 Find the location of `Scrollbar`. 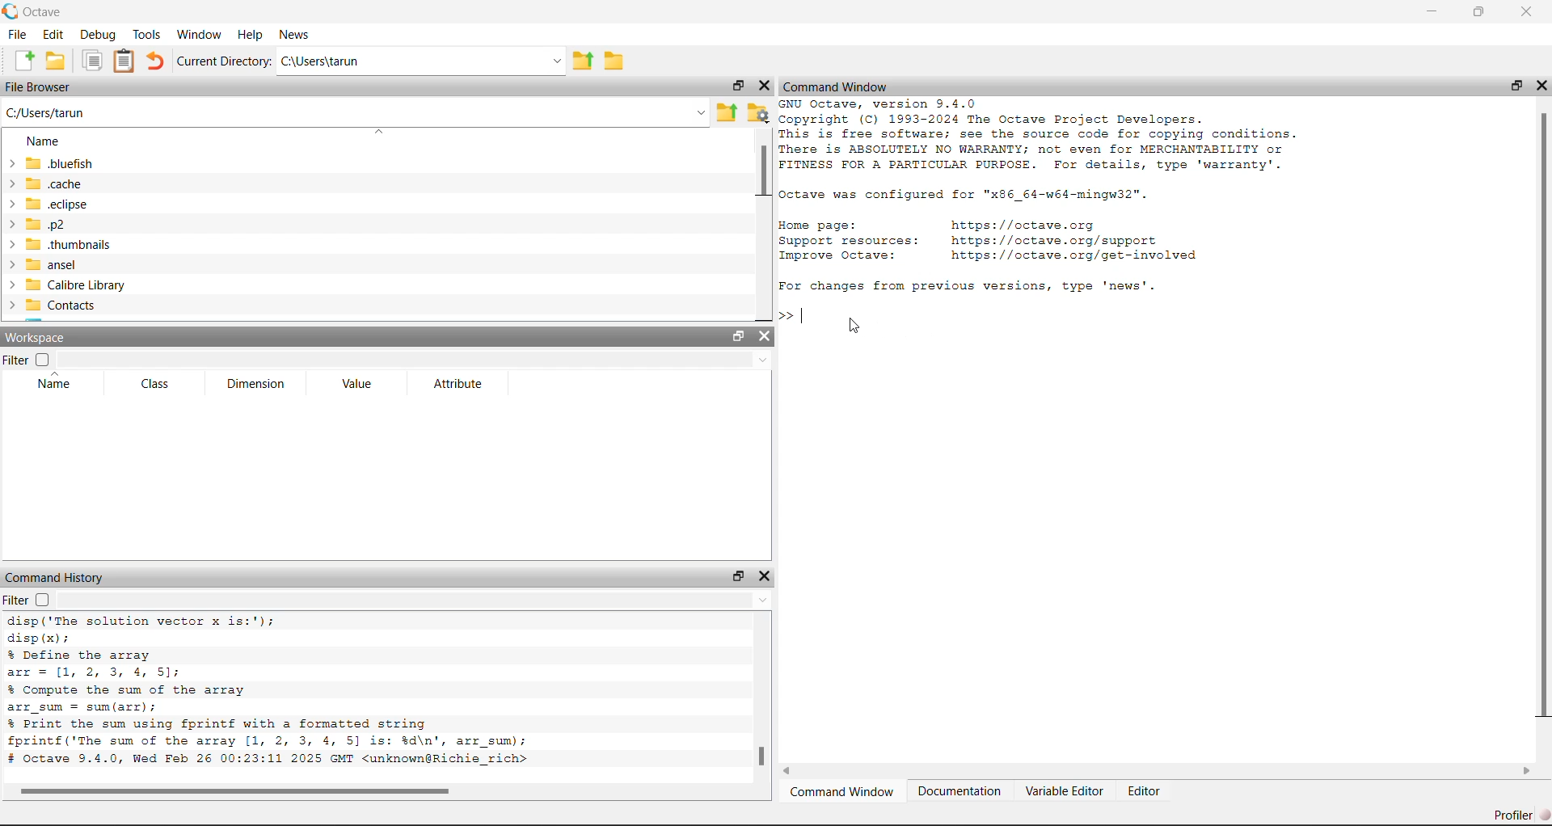

Scrollbar is located at coordinates (761, 171).